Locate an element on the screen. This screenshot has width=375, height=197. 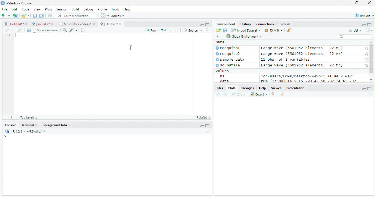
minimize is located at coordinates (345, 3).